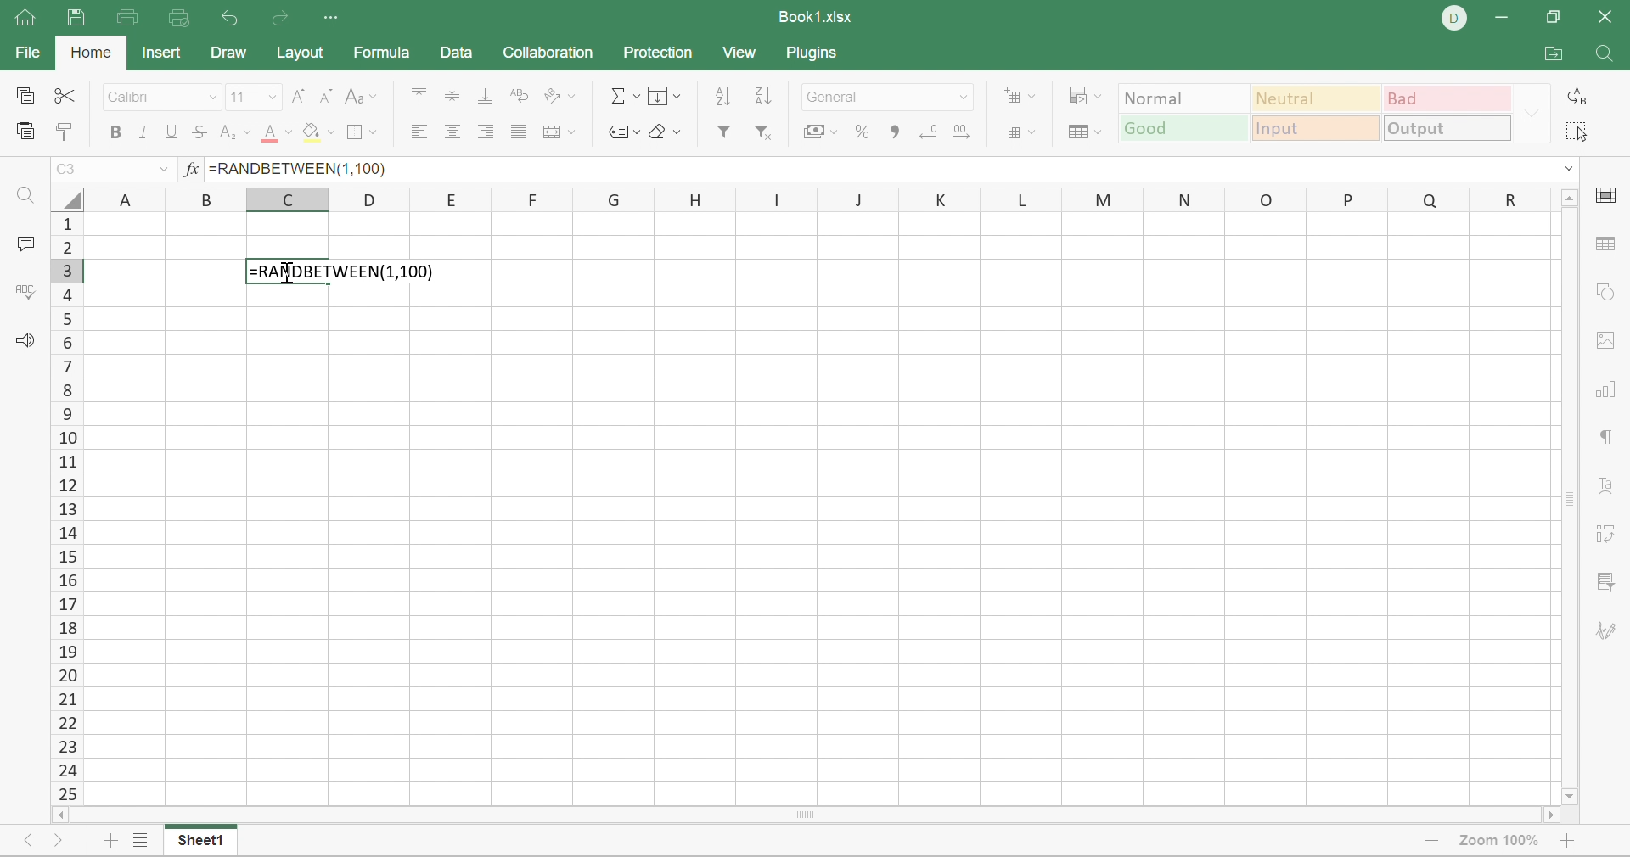 Image resolution: width=1630 pixels, height=857 pixels. I want to click on Increment font size, so click(300, 96).